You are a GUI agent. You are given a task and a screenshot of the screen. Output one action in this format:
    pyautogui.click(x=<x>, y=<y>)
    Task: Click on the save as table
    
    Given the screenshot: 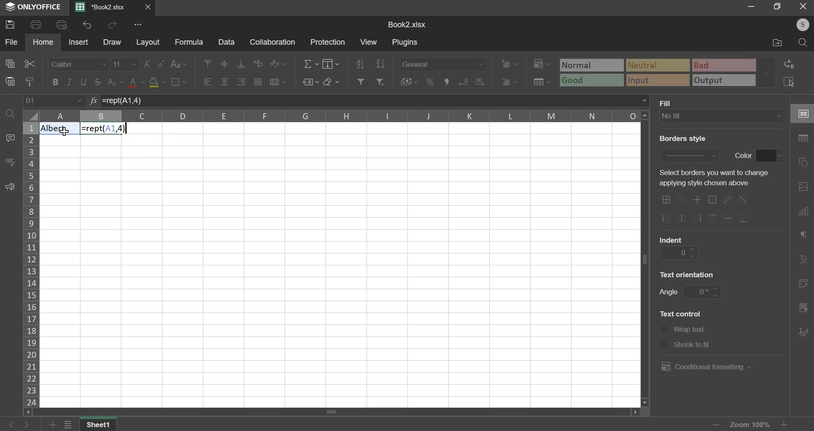 What is the action you would take?
    pyautogui.click(x=542, y=82)
    